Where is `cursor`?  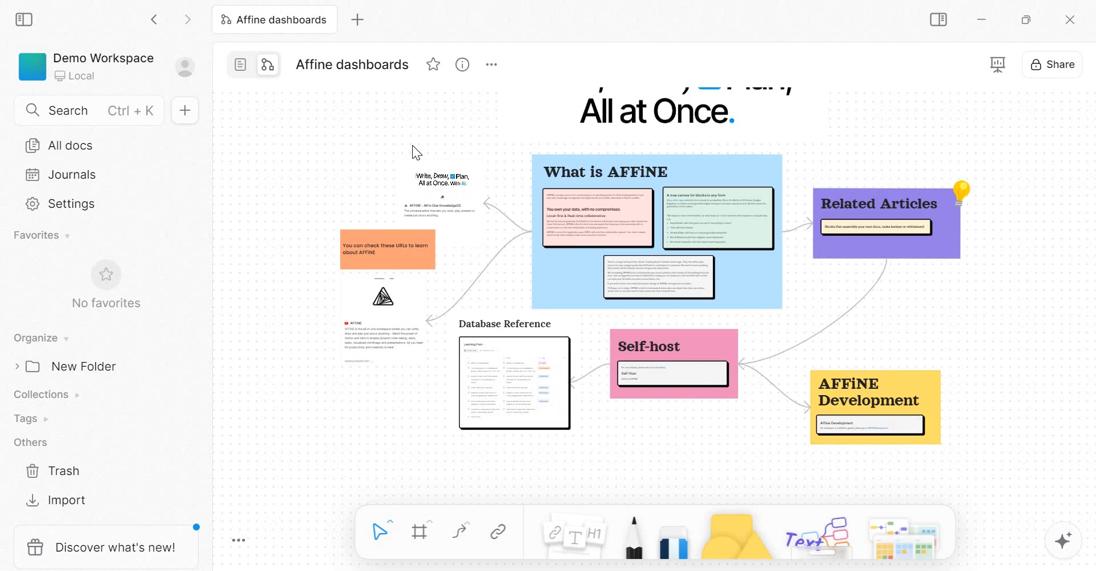 cursor is located at coordinates (416, 152).